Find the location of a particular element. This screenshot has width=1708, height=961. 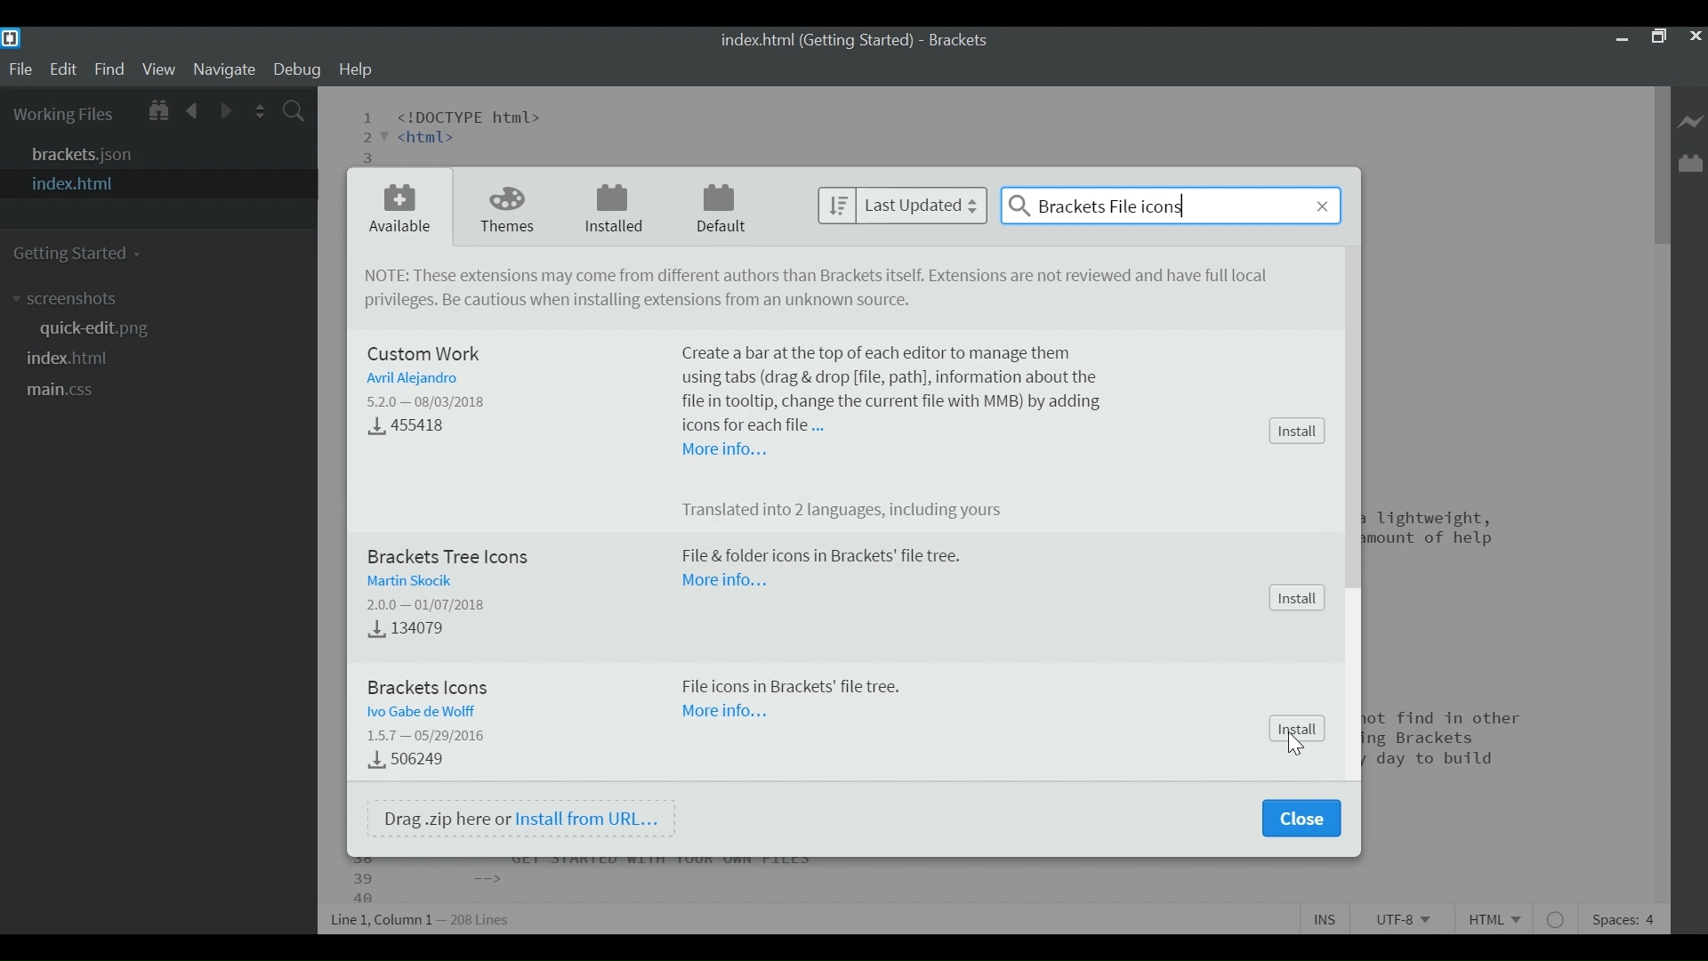

main.css is located at coordinates (77, 392).